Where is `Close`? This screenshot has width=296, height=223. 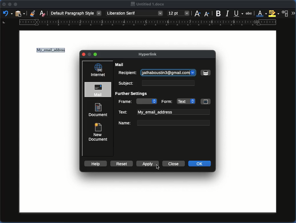
Close is located at coordinates (4, 4).